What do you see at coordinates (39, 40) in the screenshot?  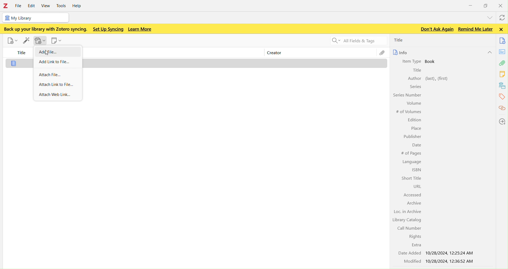 I see `add attachments` at bounding box center [39, 40].